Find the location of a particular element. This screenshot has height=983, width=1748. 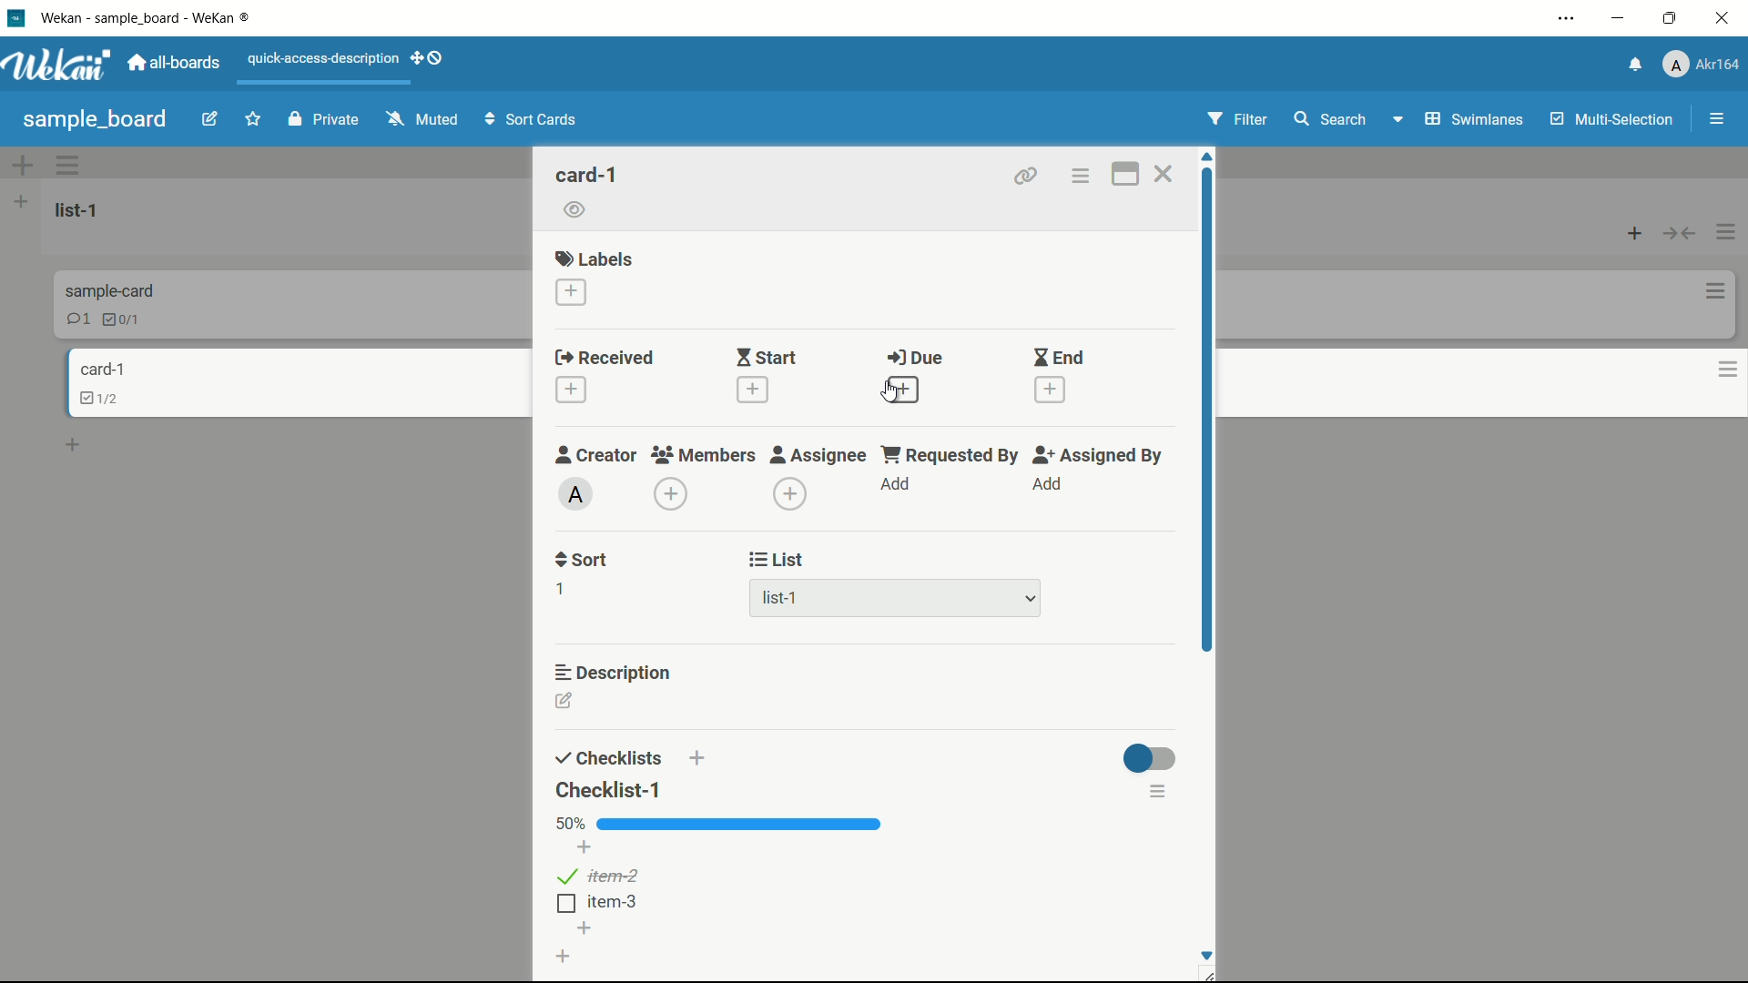

close card is located at coordinates (1162, 173).